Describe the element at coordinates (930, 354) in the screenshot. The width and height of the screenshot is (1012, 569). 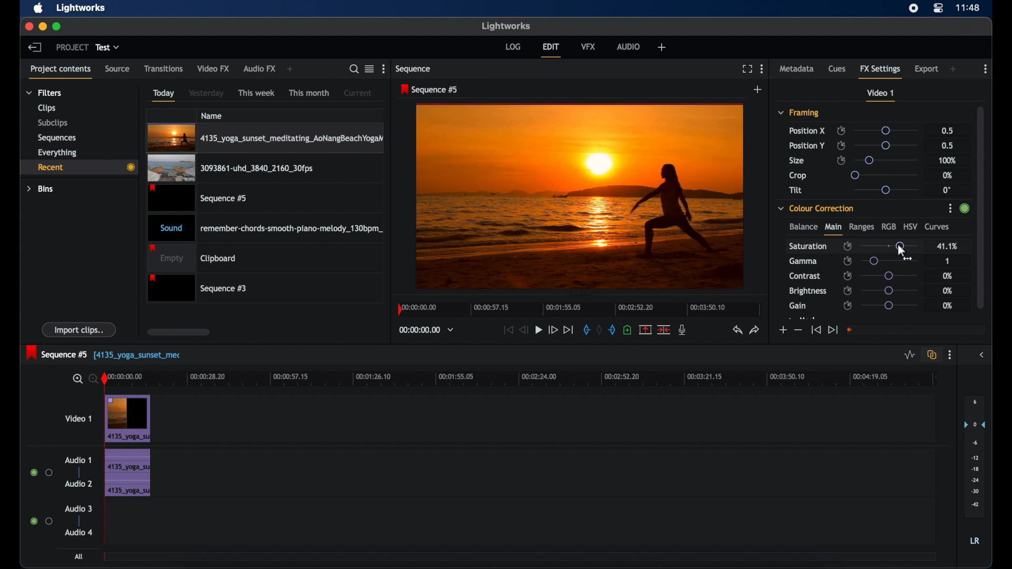
I see `toggle auto track sync` at that location.